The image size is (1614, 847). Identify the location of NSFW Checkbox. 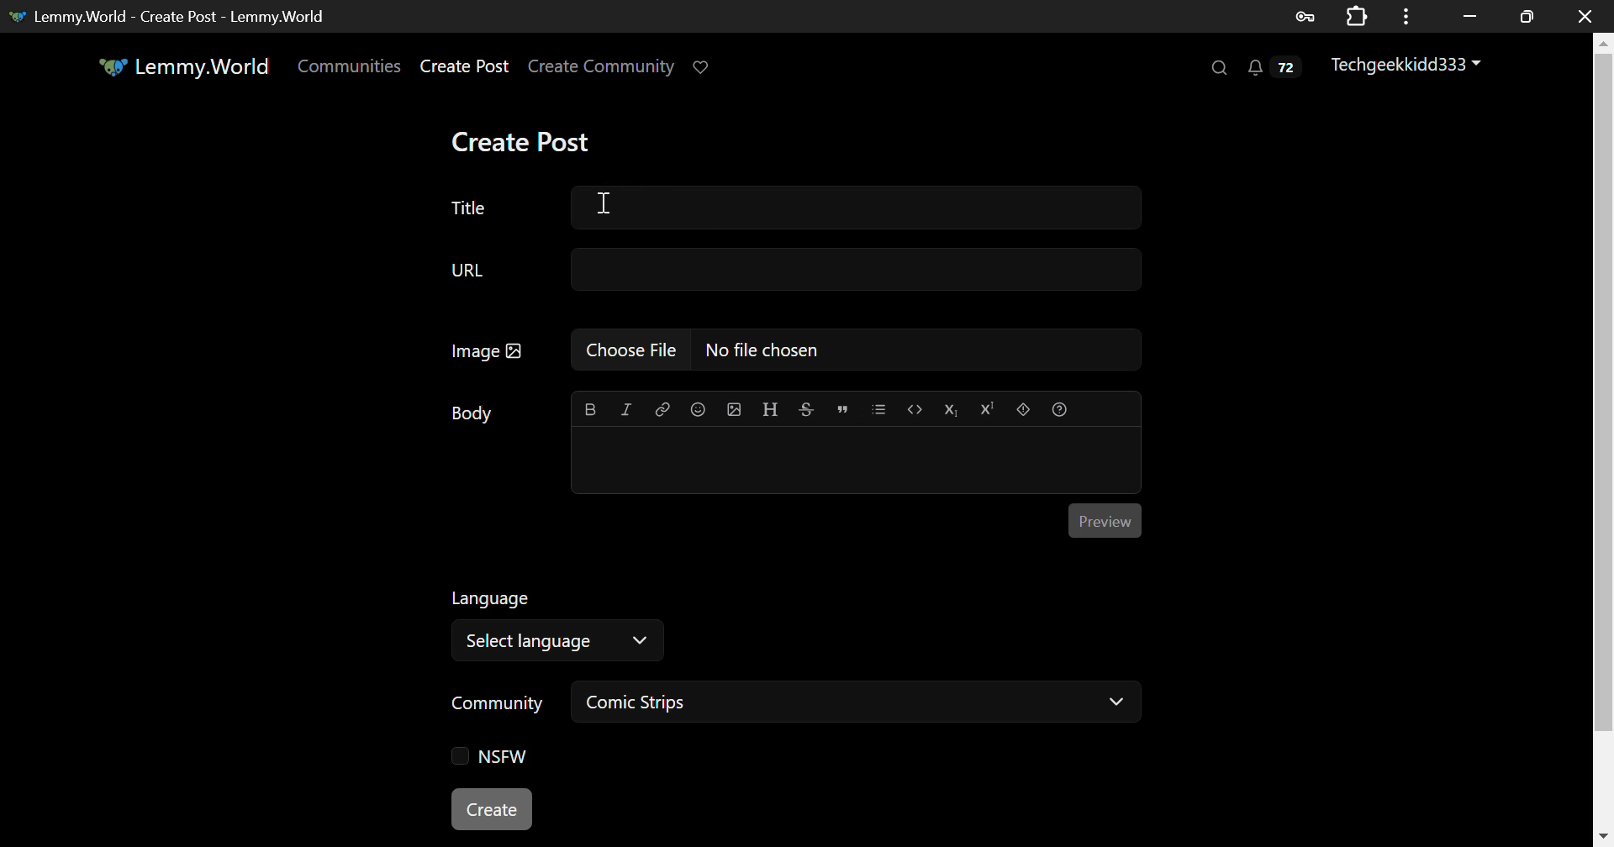
(490, 759).